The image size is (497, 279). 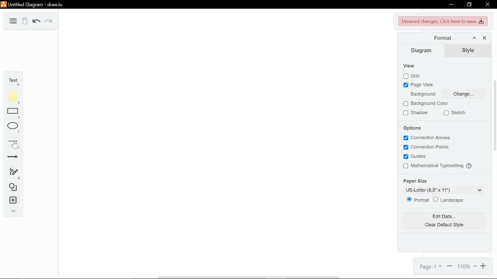 I want to click on Shapes, so click(x=13, y=188).